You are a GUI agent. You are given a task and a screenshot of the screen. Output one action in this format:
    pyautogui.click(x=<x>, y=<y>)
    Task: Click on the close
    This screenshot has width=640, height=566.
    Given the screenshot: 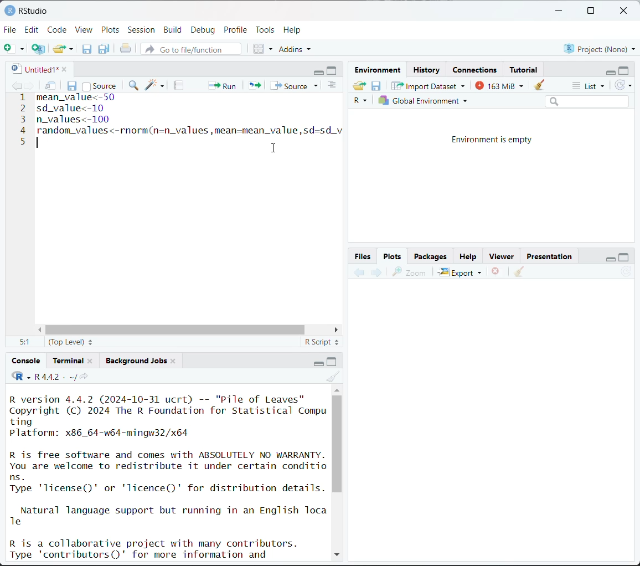 What is the action you would take?
    pyautogui.click(x=626, y=11)
    